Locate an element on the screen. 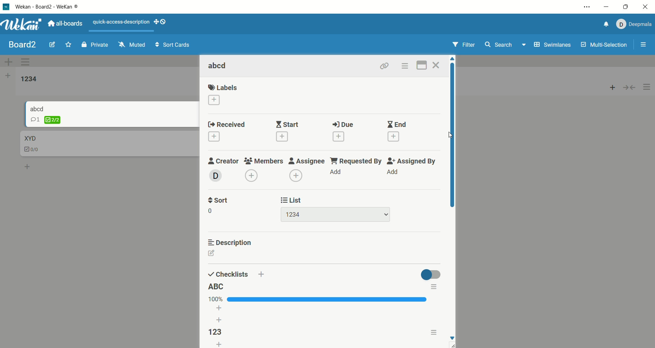  due is located at coordinates (344, 125).